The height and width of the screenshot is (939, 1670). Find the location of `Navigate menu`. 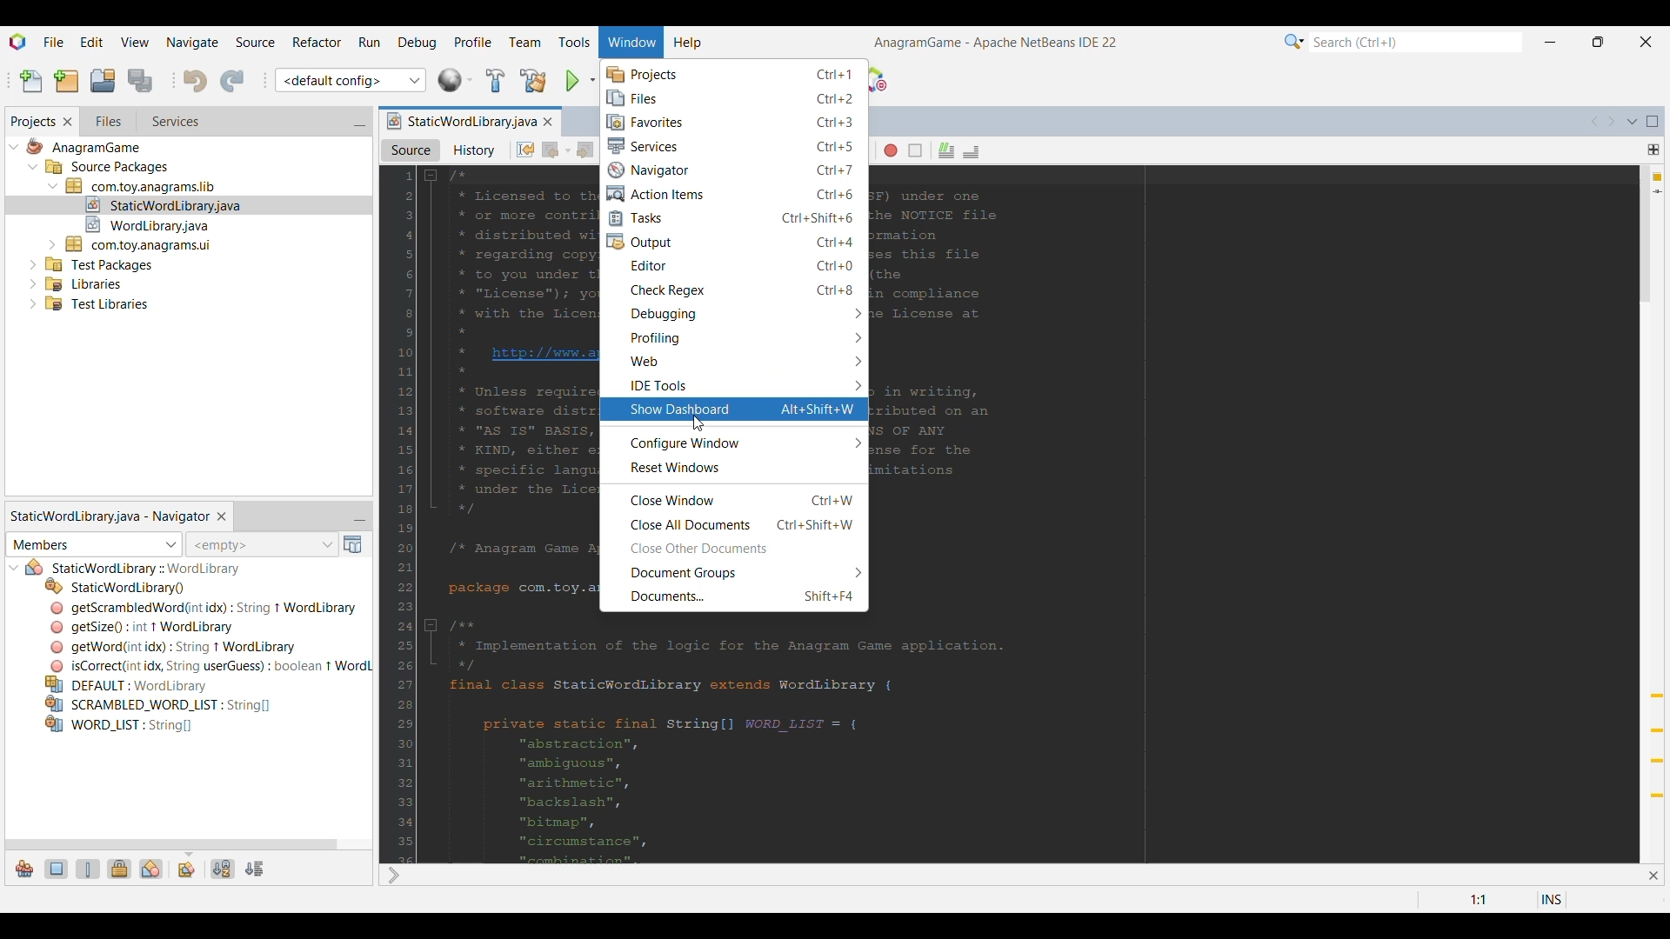

Navigate menu is located at coordinates (191, 41).